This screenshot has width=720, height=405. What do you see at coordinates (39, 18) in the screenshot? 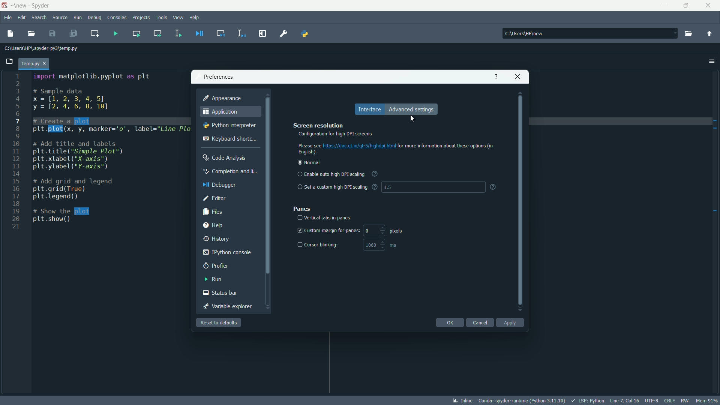
I see `search` at bounding box center [39, 18].